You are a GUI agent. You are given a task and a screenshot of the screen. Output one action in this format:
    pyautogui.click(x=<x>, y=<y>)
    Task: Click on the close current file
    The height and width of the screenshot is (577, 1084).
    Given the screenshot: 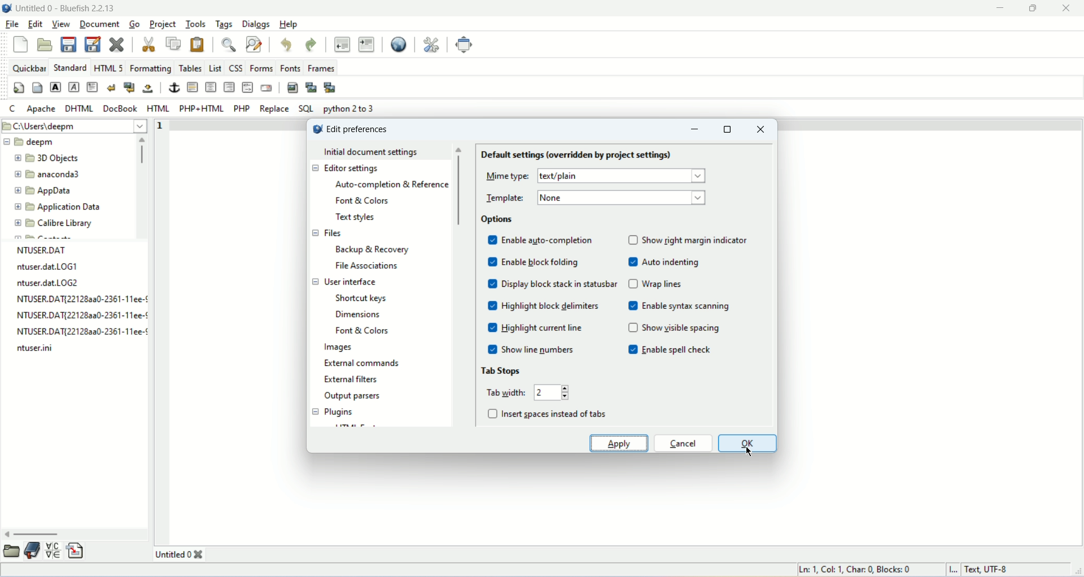 What is the action you would take?
    pyautogui.click(x=117, y=43)
    